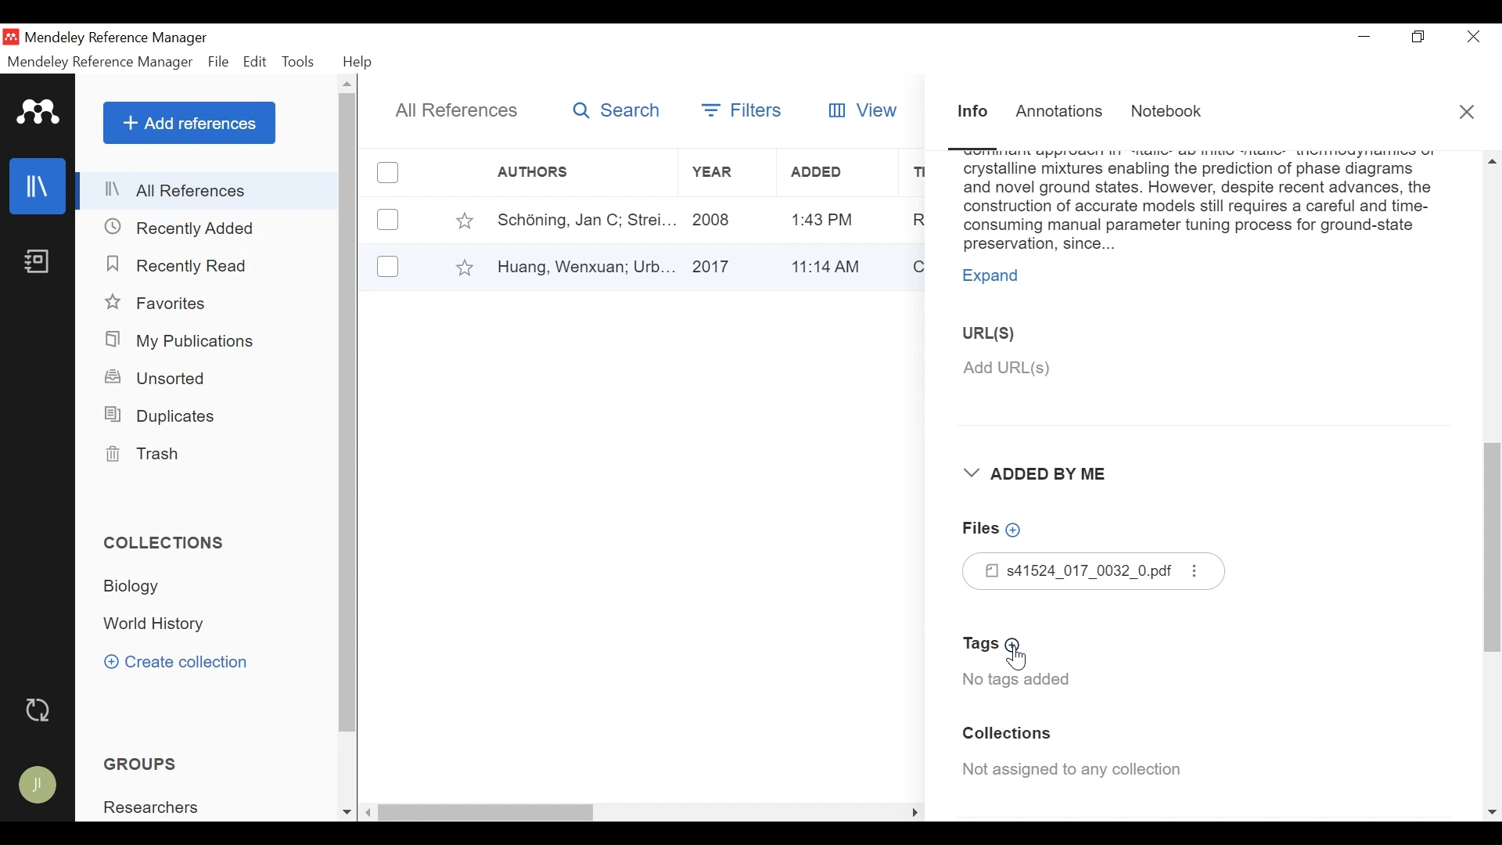 Image resolution: width=1502 pixels, height=845 pixels. Describe the element at coordinates (388, 220) in the screenshot. I see `(un)select` at that location.